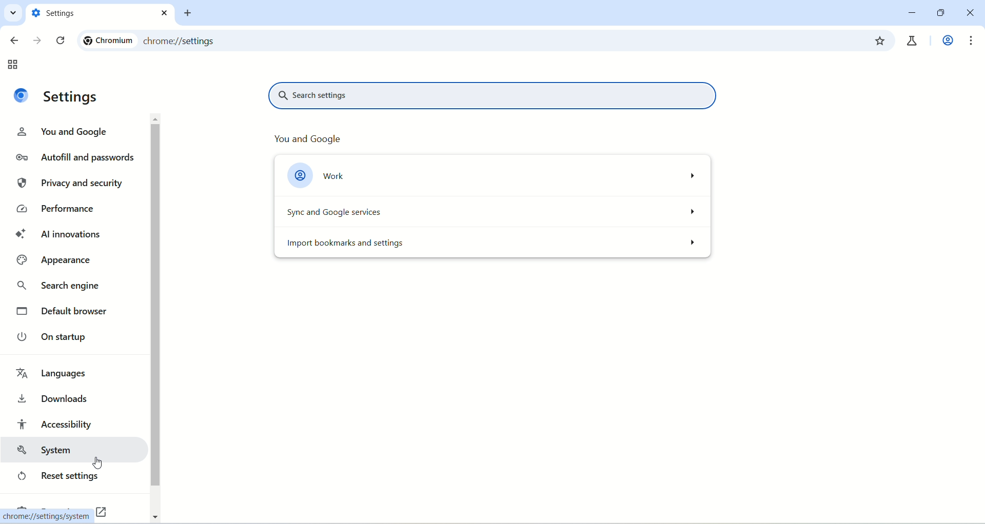 Image resolution: width=985 pixels, height=524 pixels. Describe the element at coordinates (96, 463) in the screenshot. I see `ccursor` at that location.